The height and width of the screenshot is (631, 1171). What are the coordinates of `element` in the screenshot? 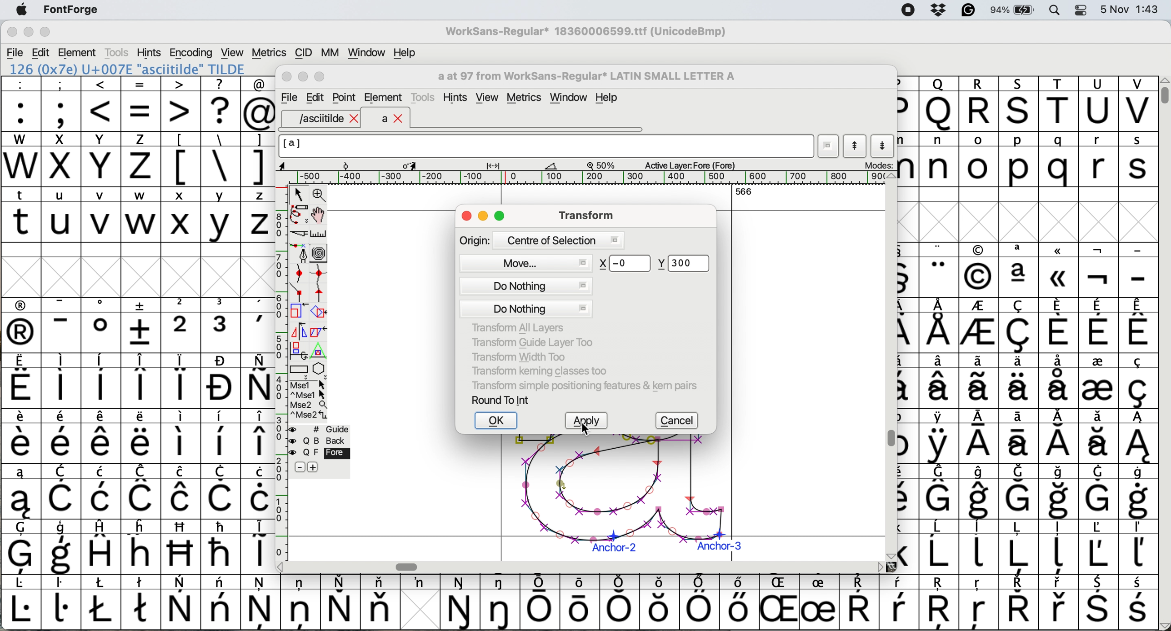 It's located at (79, 52).